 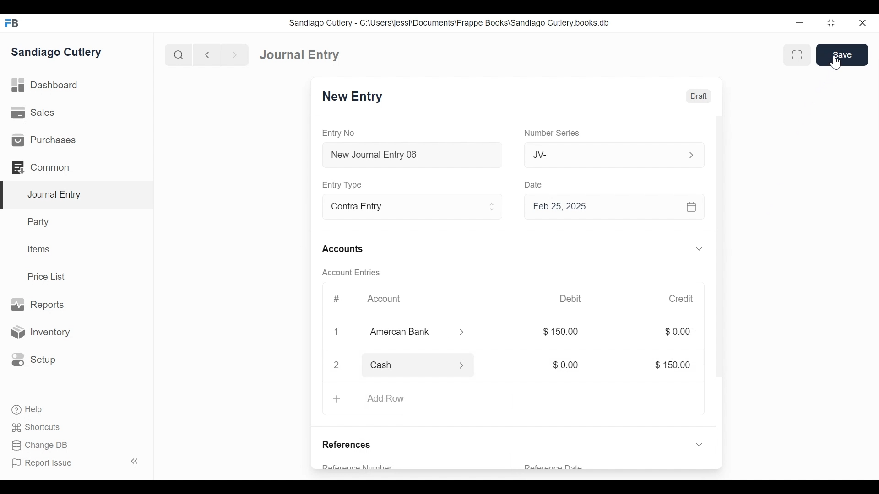 I want to click on Inventory, so click(x=39, y=333).